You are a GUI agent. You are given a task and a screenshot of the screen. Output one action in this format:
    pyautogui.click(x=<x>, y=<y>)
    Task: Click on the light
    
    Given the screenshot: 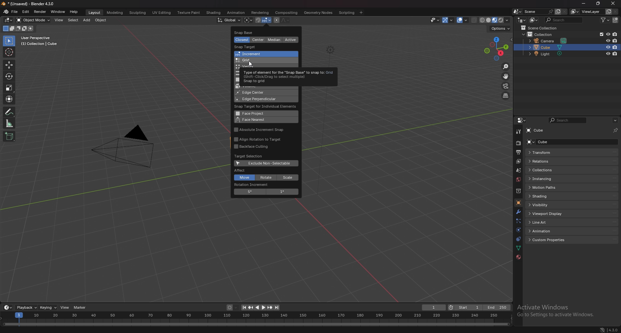 What is the action you would take?
    pyautogui.click(x=548, y=54)
    